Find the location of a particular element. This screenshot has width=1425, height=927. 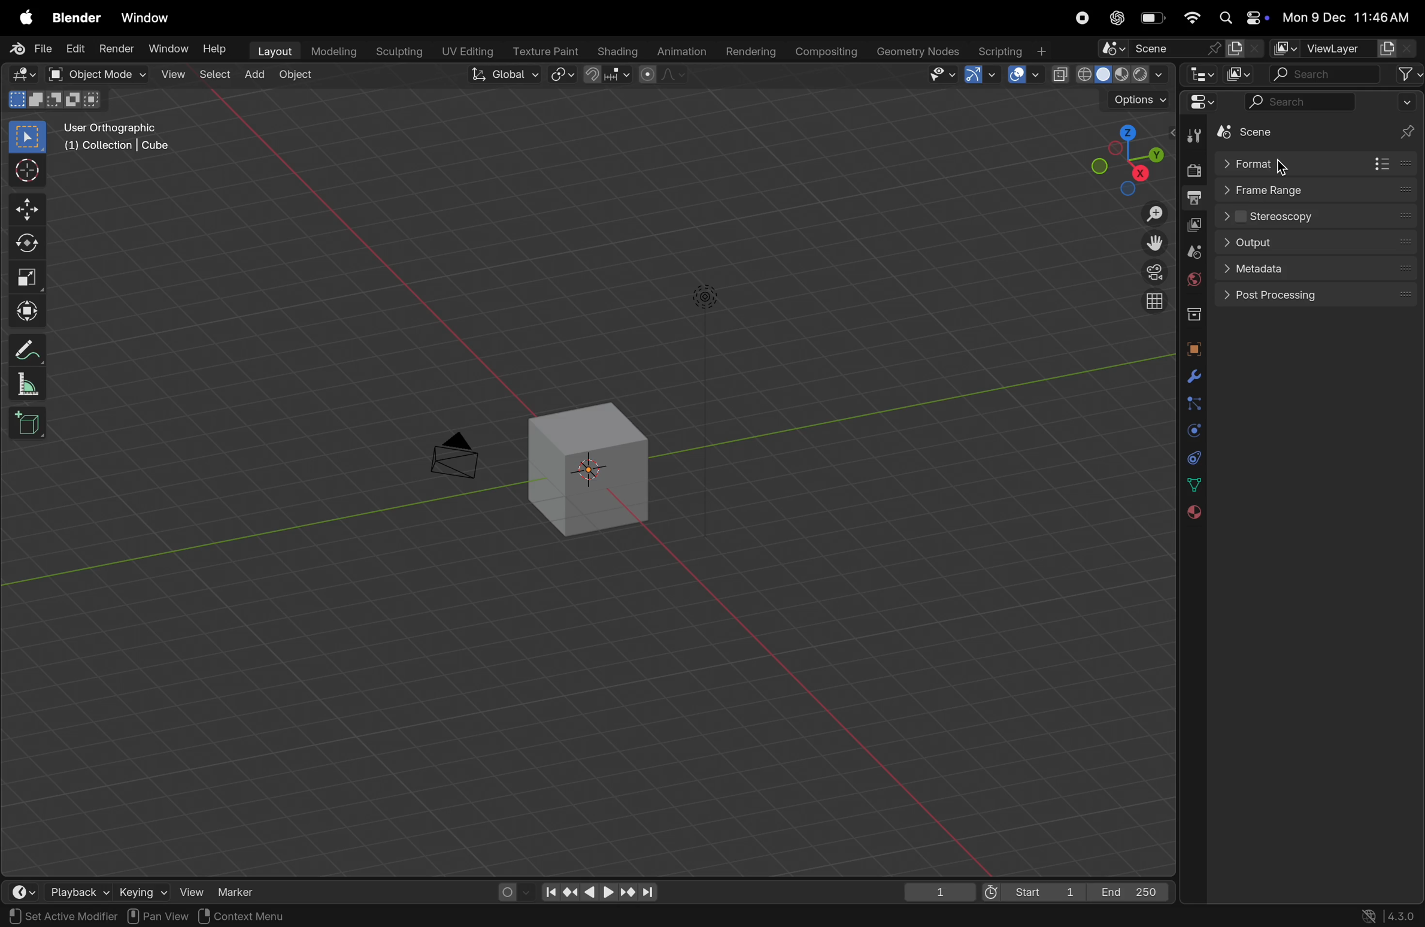

End 250 is located at coordinates (1130, 890).